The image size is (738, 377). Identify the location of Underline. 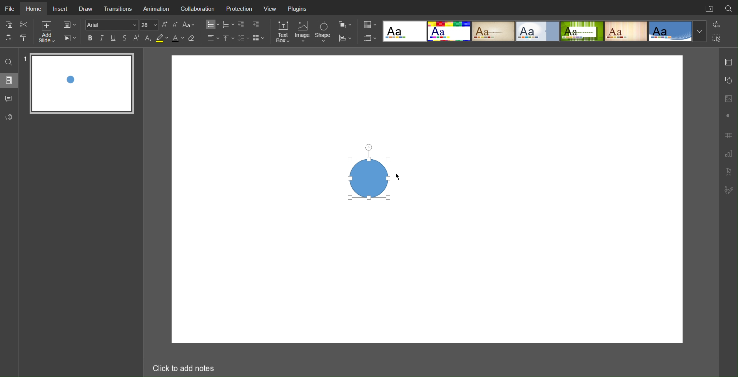
(114, 38).